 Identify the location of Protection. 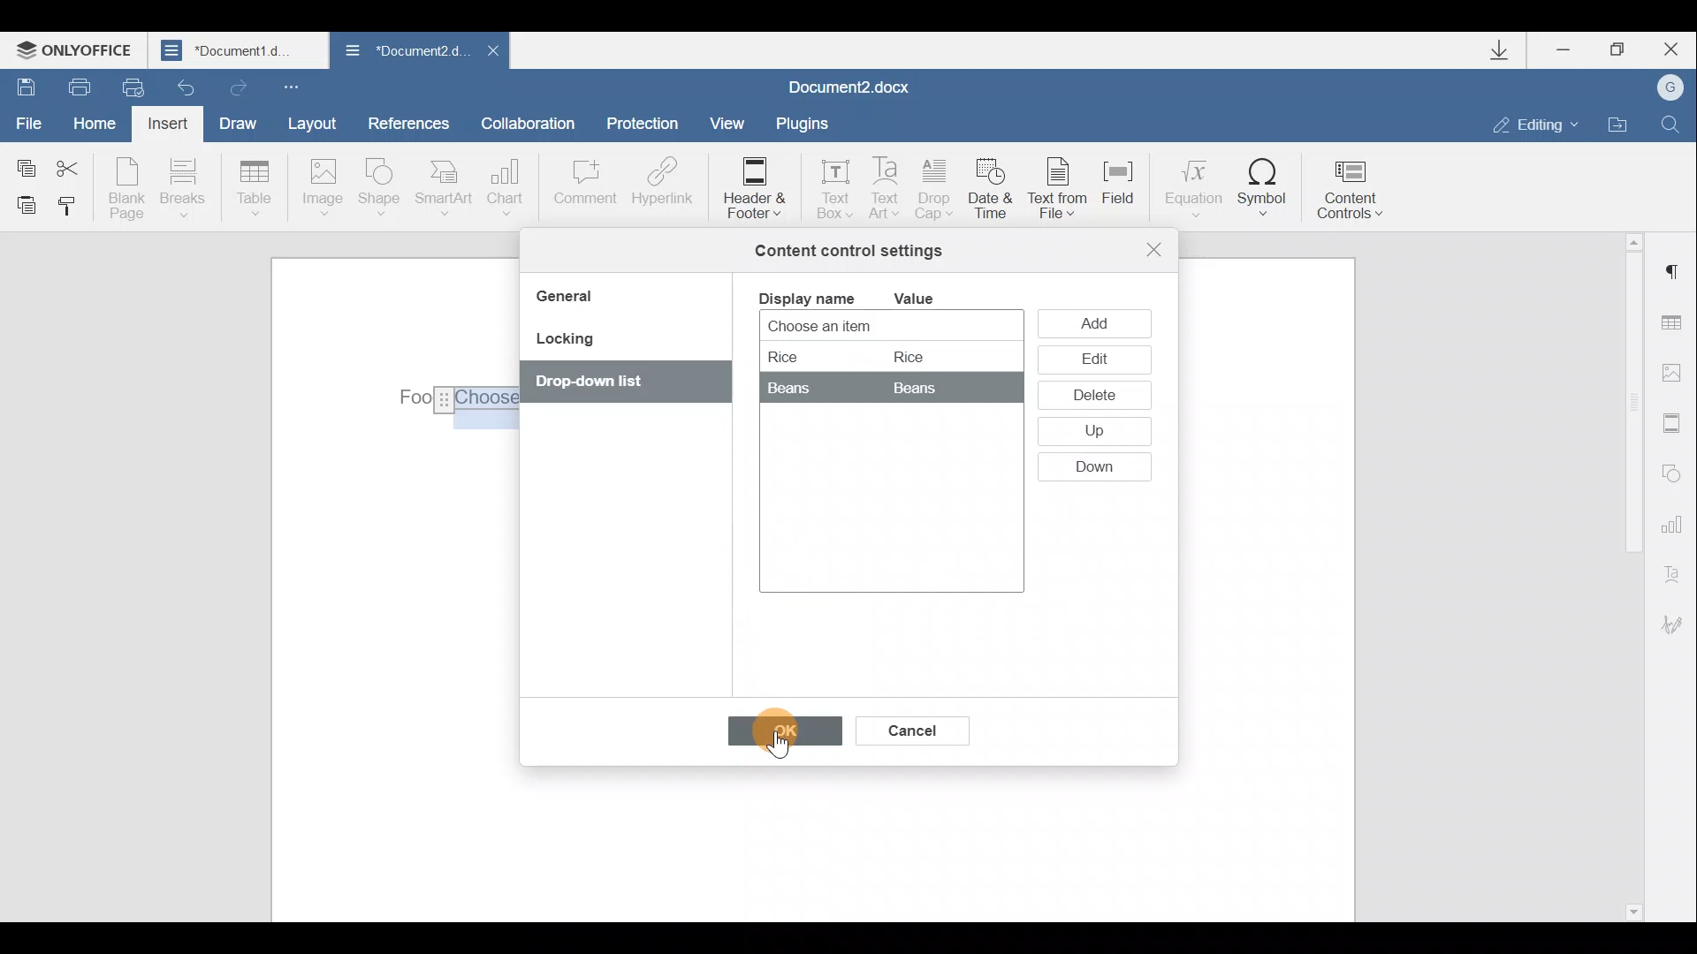
(647, 125).